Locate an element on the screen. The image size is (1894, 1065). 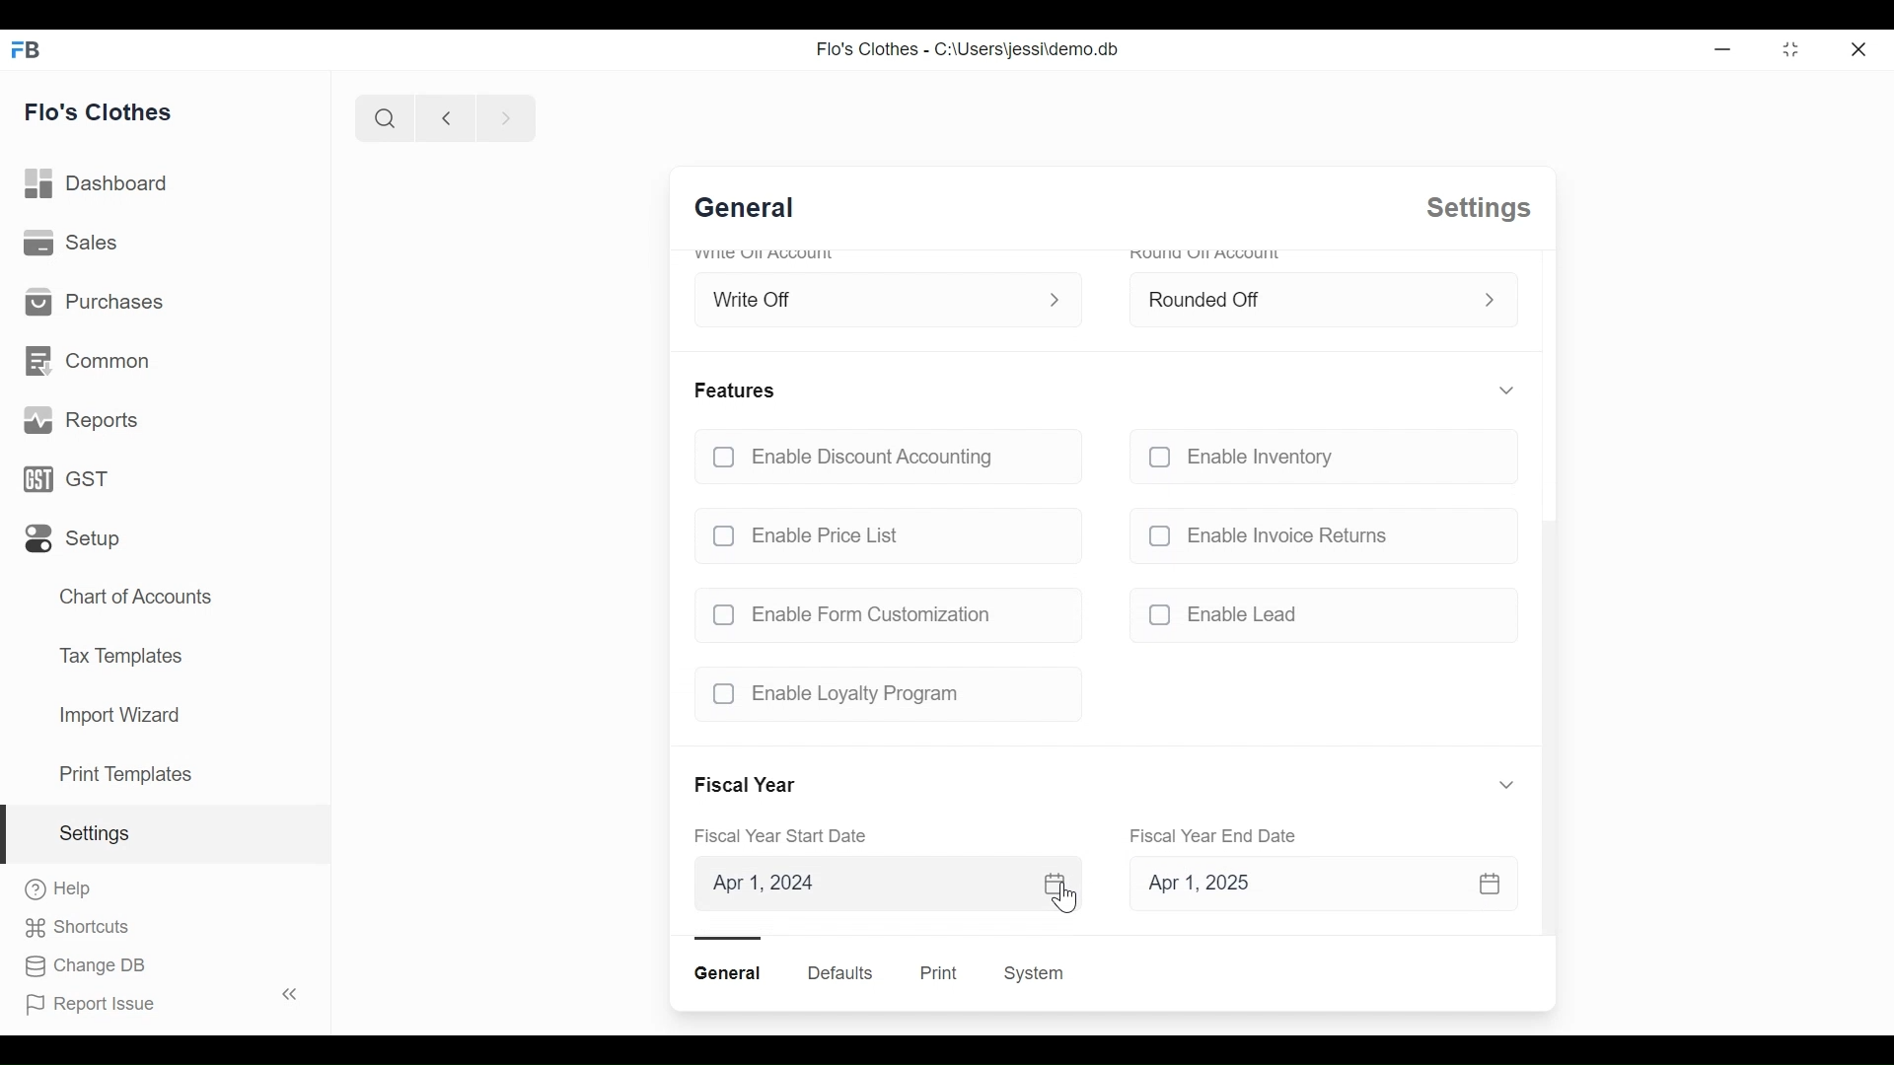
Search is located at coordinates (382, 118).